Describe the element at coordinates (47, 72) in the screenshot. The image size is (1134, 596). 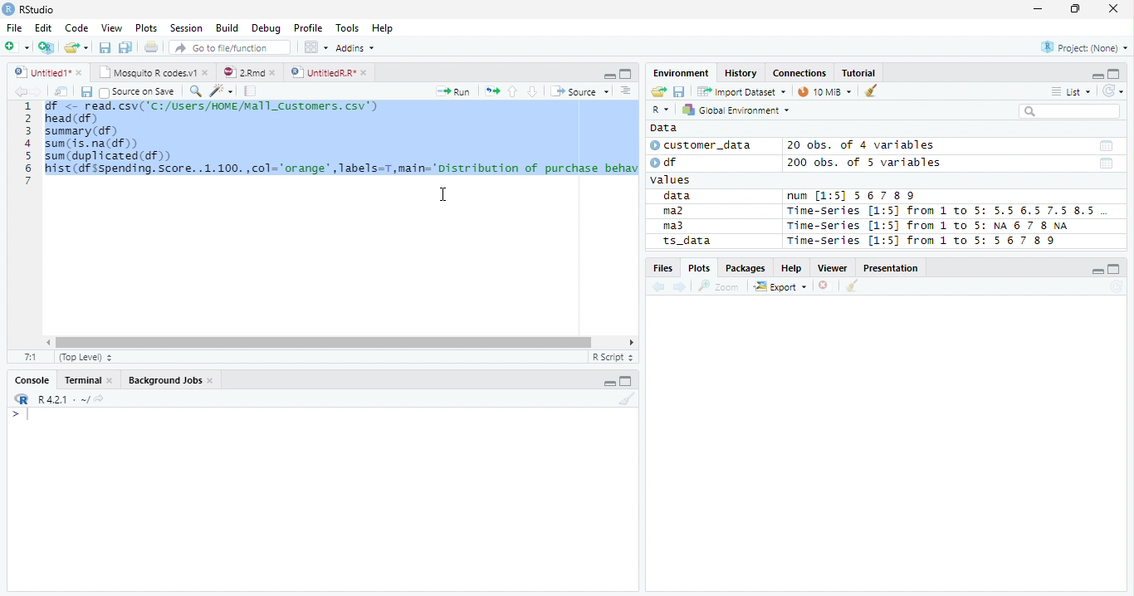
I see `Untitiled1` at that location.